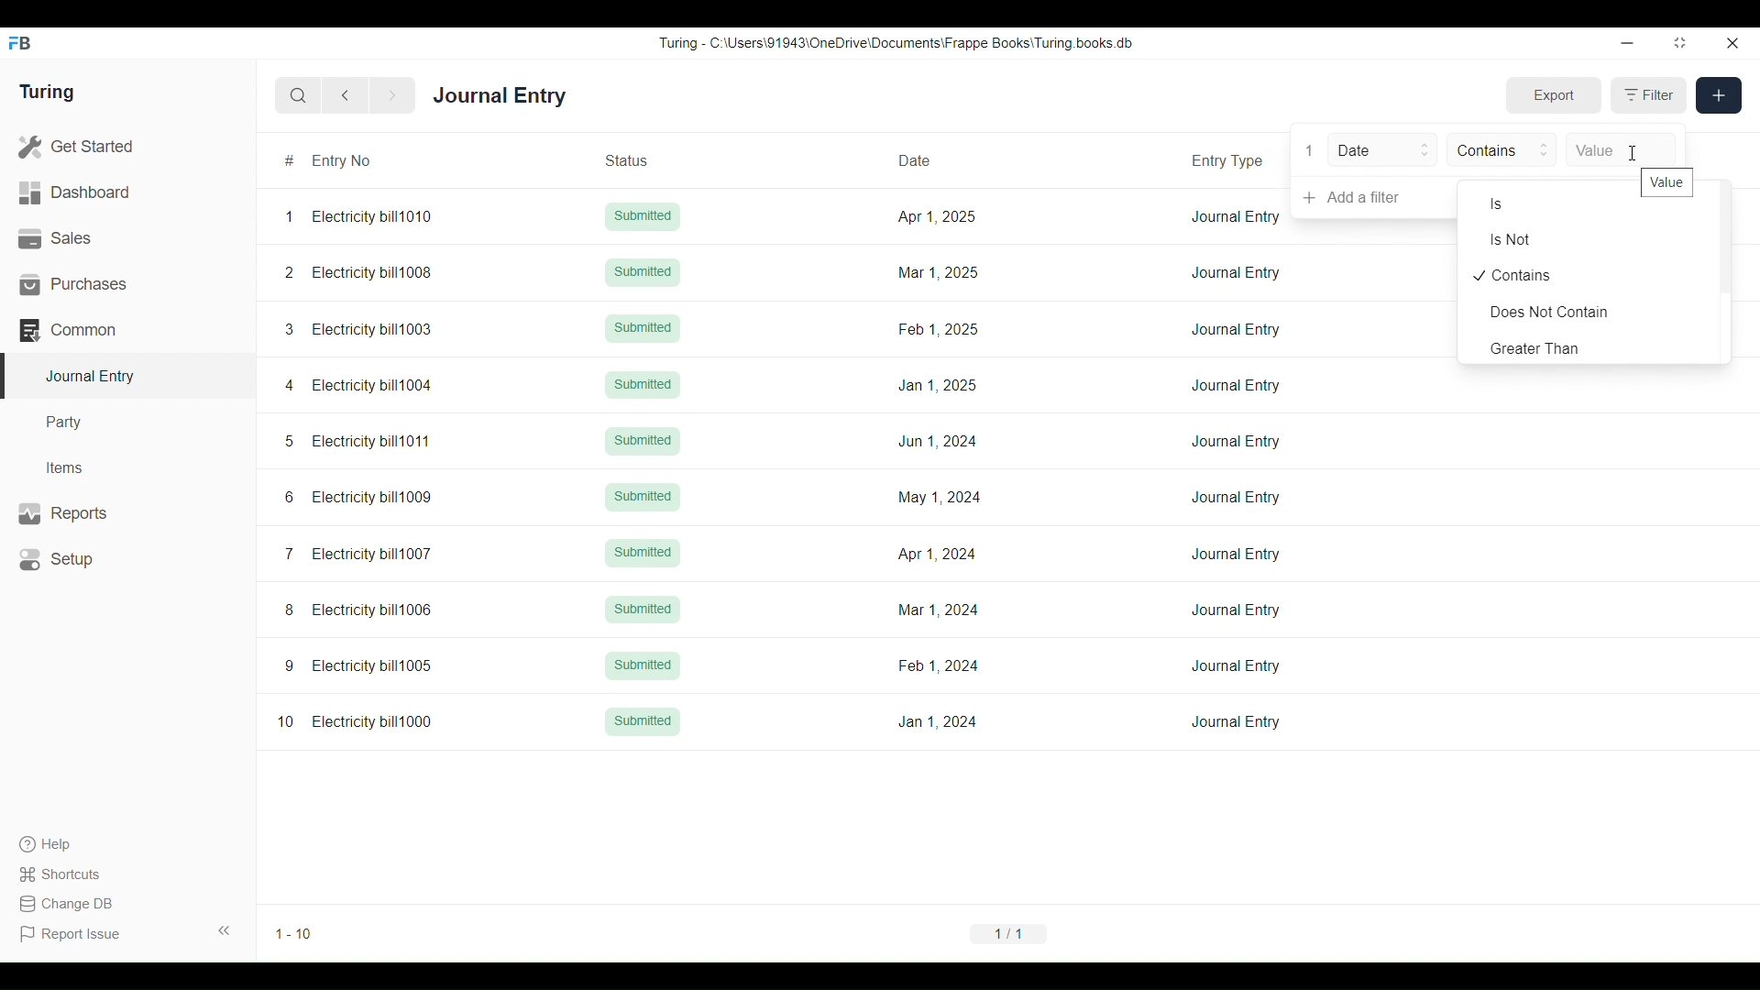  I want to click on May 1, 2024, so click(939, 496).